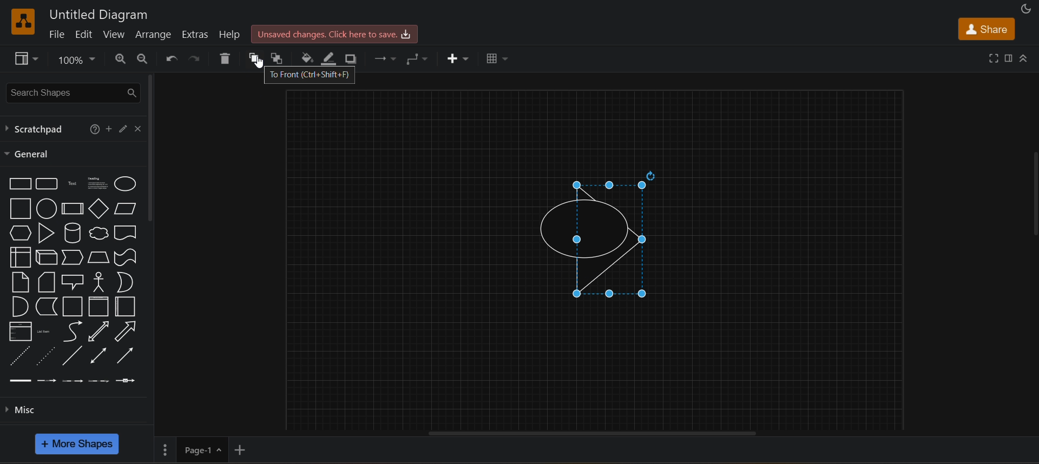  What do you see at coordinates (21, 330) in the screenshot?
I see `list` at bounding box center [21, 330].